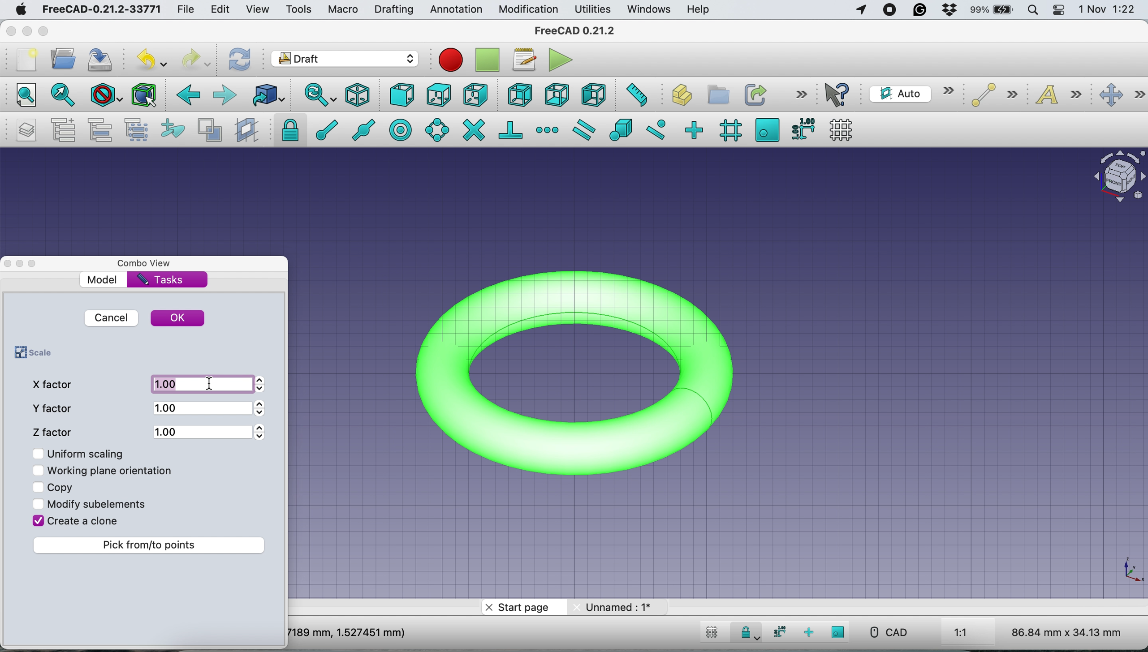 The image size is (1148, 652). What do you see at coordinates (26, 60) in the screenshot?
I see `new` at bounding box center [26, 60].